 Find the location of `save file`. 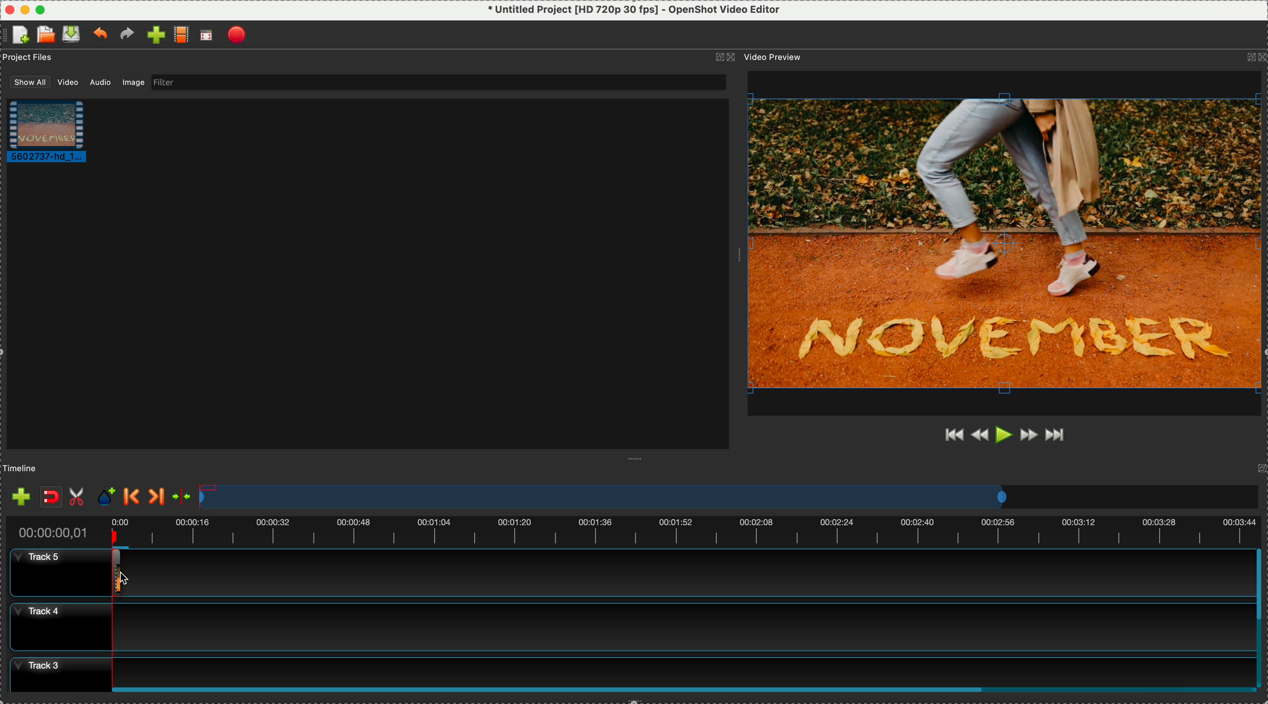

save file is located at coordinates (72, 33).